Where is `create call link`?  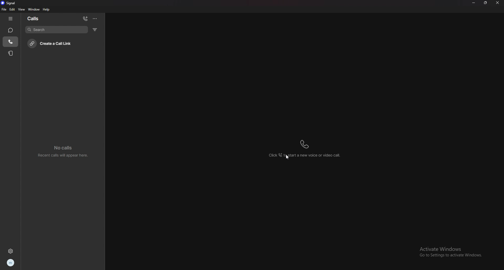
create call link is located at coordinates (65, 44).